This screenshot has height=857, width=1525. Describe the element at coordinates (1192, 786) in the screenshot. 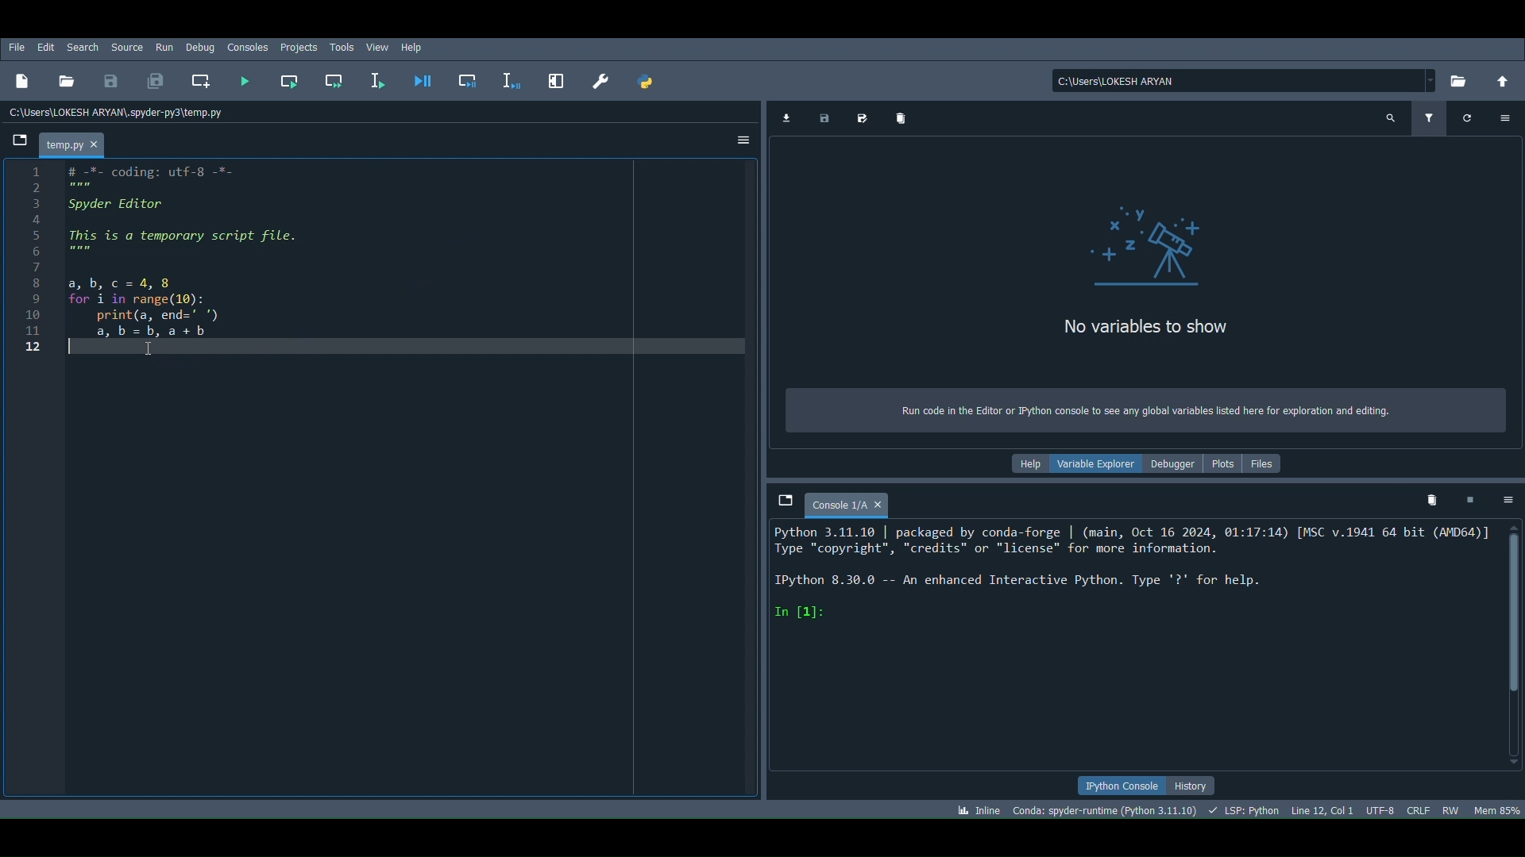

I see `History` at that location.